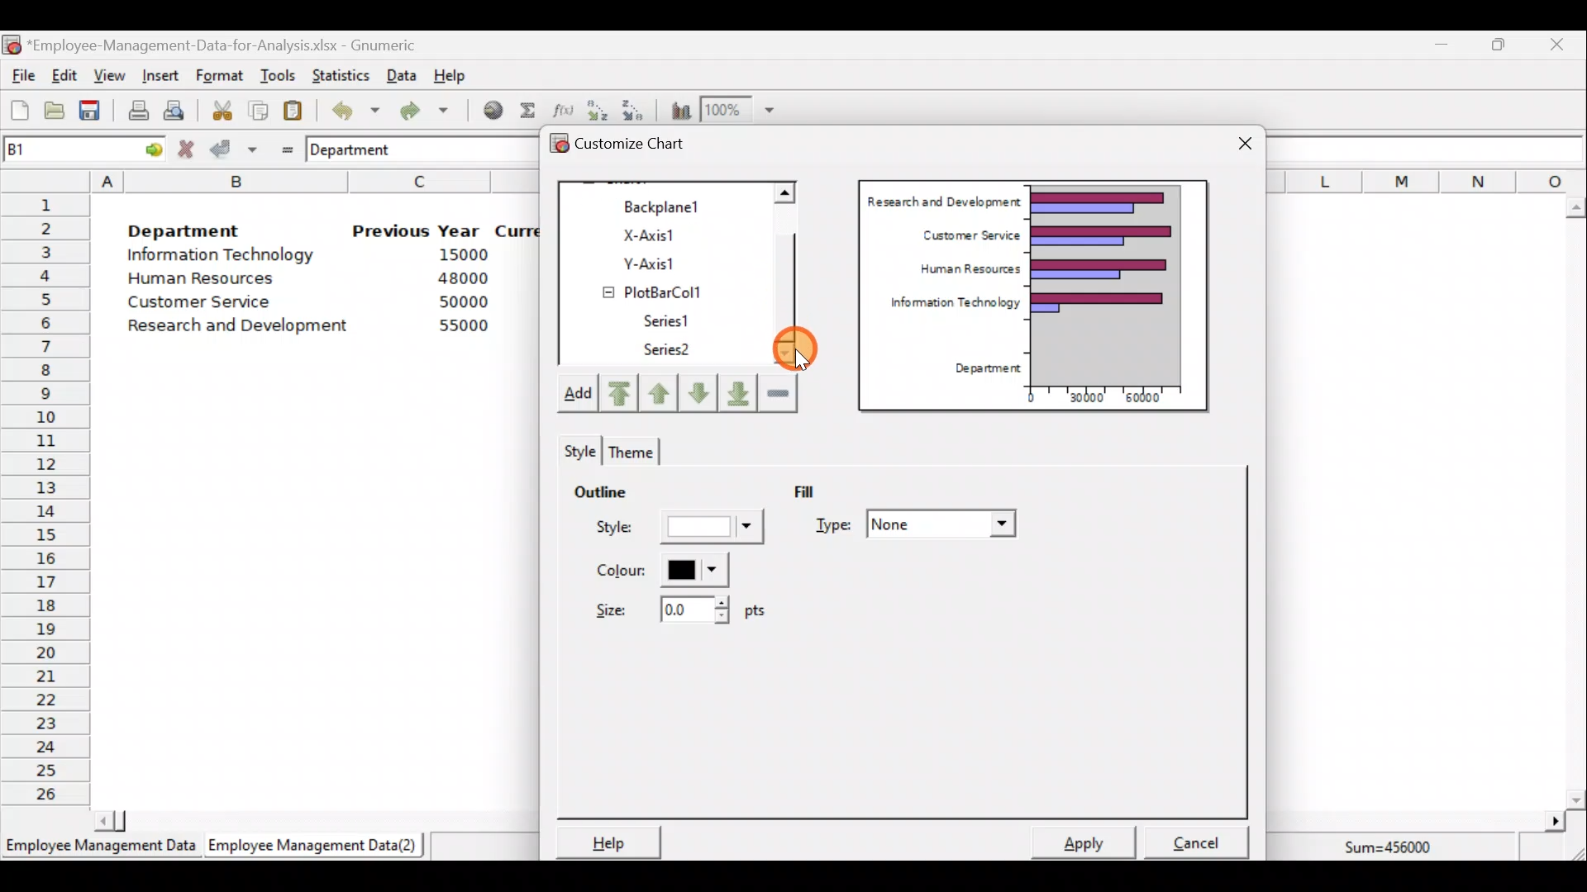 The image size is (1587, 892). I want to click on Employee Management Data, so click(99, 851).